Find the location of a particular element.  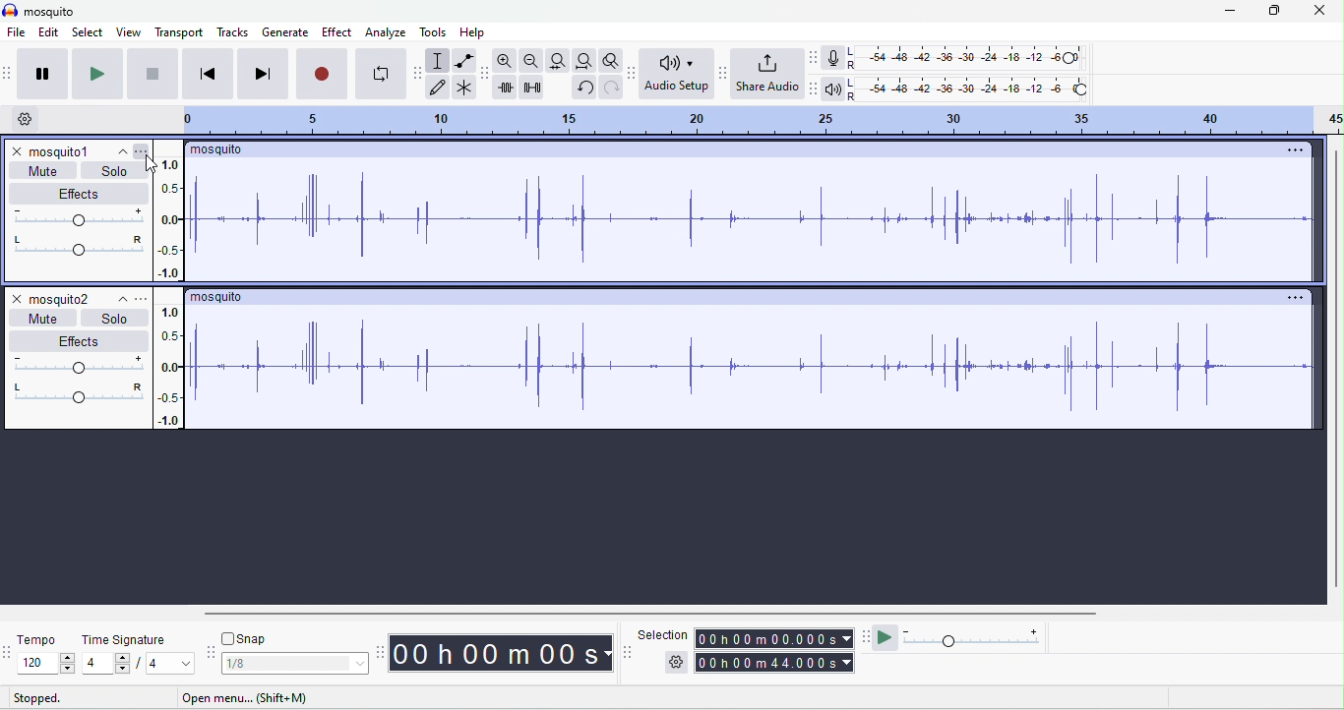

amplitude is located at coordinates (170, 285).